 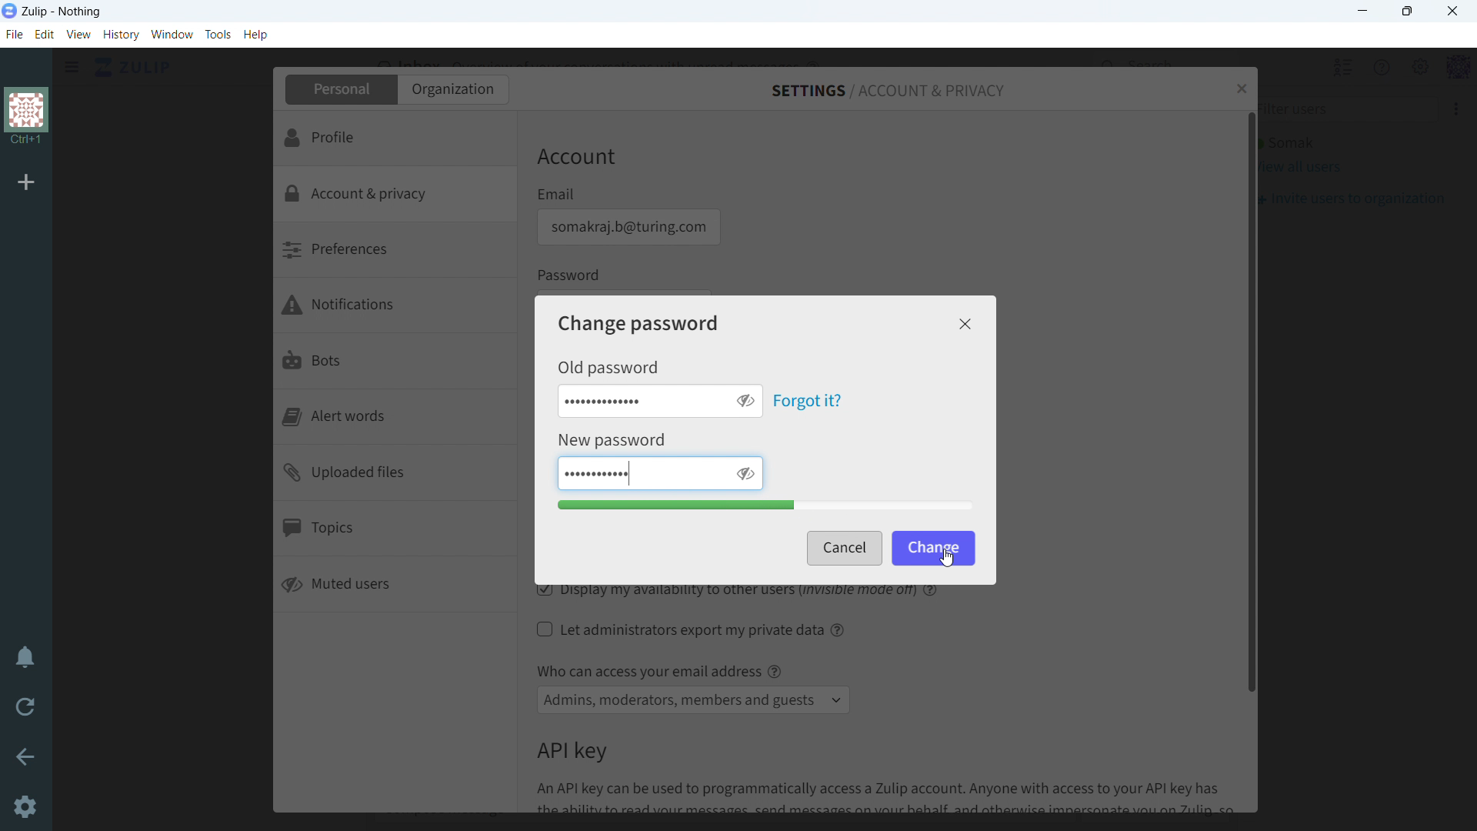 What do you see at coordinates (932, 546) in the screenshot?
I see `change` at bounding box center [932, 546].